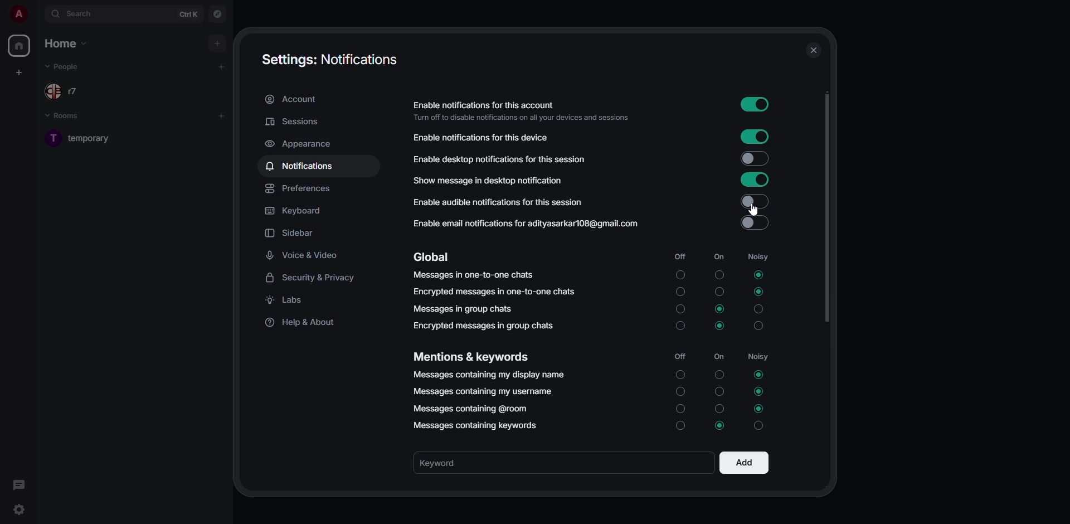 This screenshot has height=524, width=1070. Describe the element at coordinates (813, 50) in the screenshot. I see `close` at that location.